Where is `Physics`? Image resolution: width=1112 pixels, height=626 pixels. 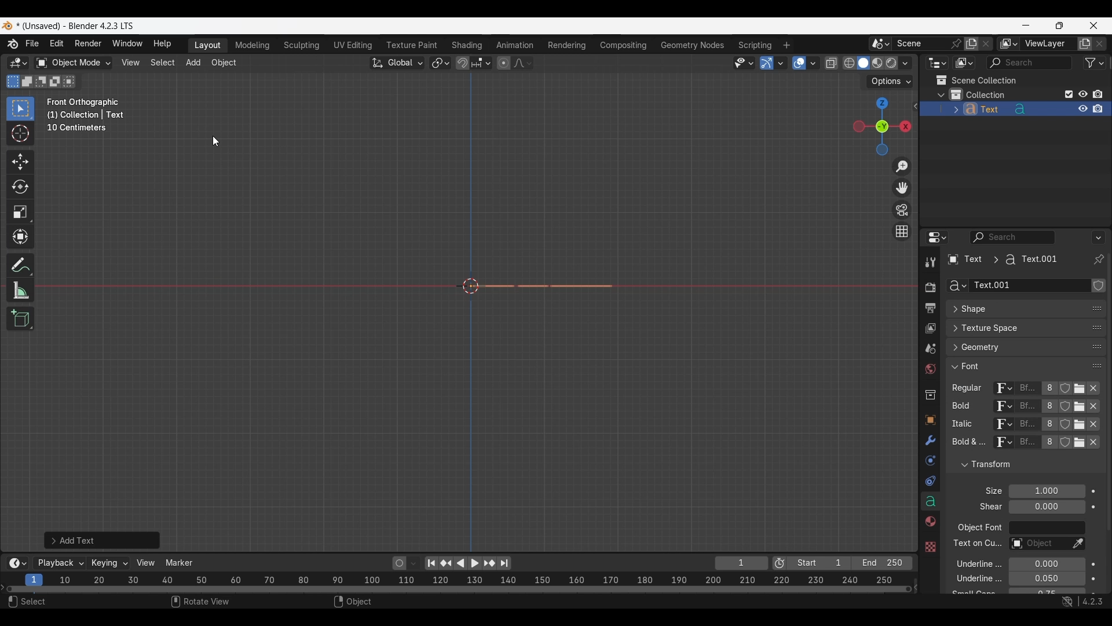
Physics is located at coordinates (930, 461).